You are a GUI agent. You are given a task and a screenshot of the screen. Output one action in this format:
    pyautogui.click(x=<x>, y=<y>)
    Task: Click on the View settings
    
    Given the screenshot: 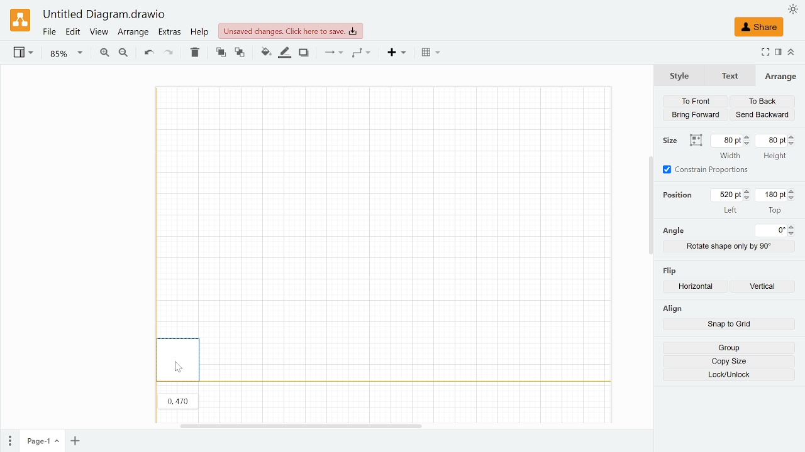 What is the action you would take?
    pyautogui.click(x=22, y=53)
    